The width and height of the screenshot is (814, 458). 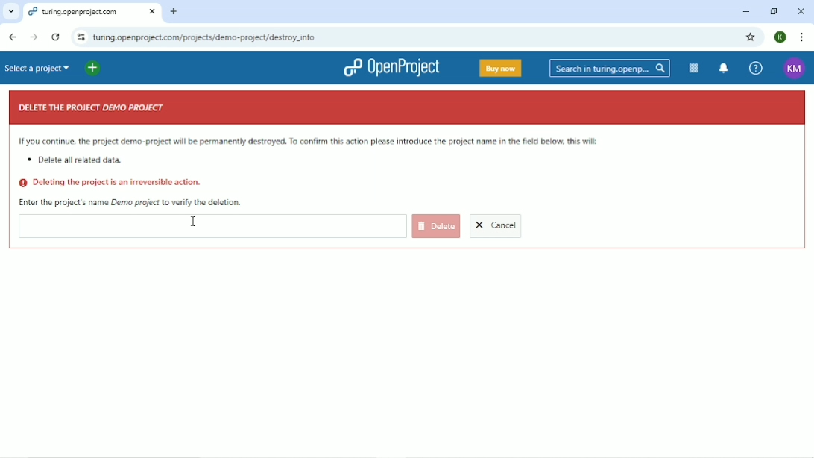 What do you see at coordinates (11, 37) in the screenshot?
I see `Back` at bounding box center [11, 37].